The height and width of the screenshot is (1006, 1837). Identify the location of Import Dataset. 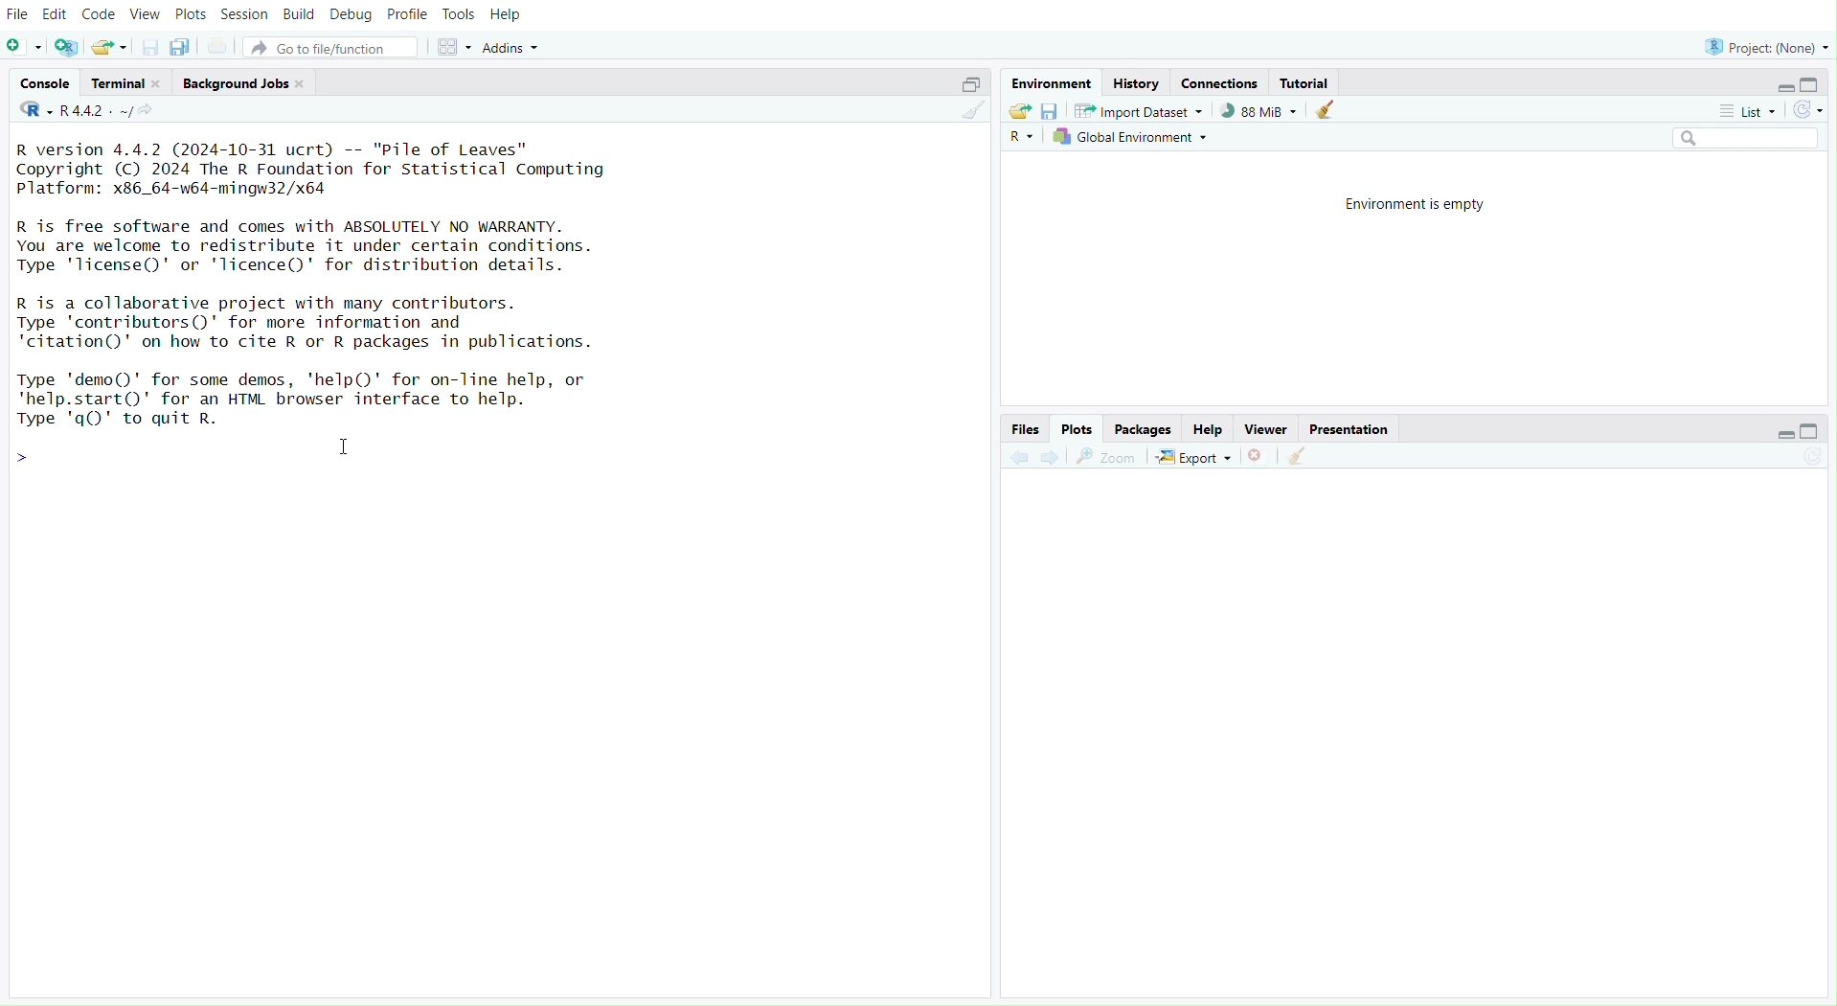
(1137, 109).